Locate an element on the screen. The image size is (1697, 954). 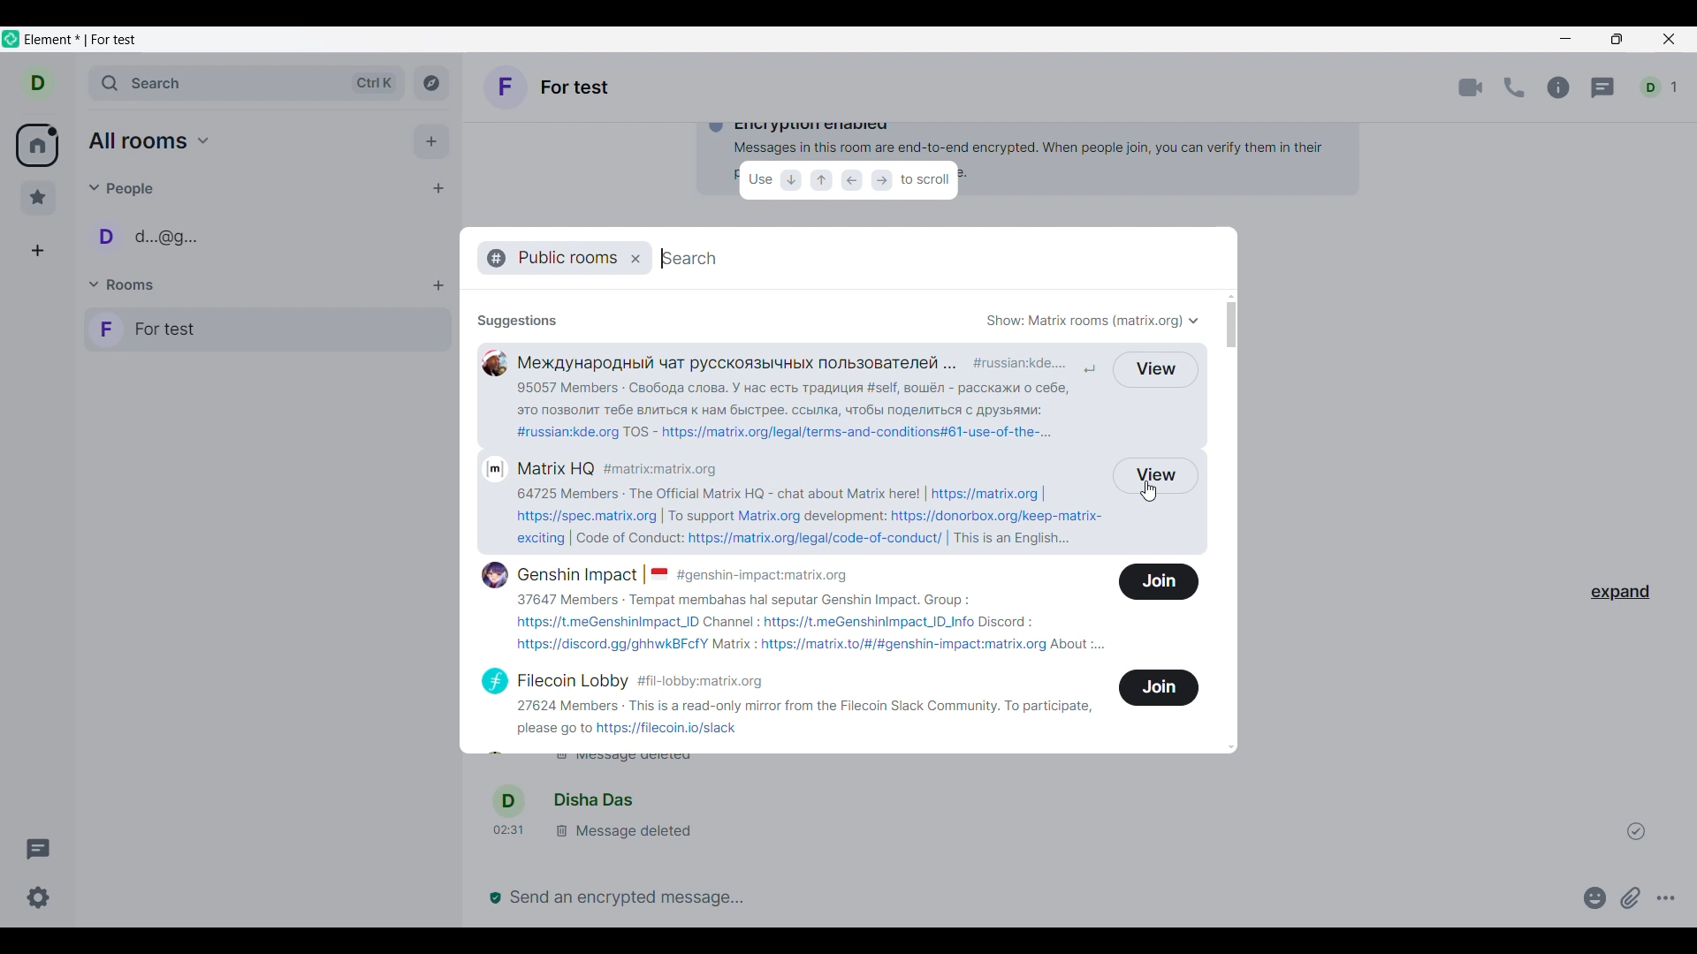
Favorites is located at coordinates (38, 198).